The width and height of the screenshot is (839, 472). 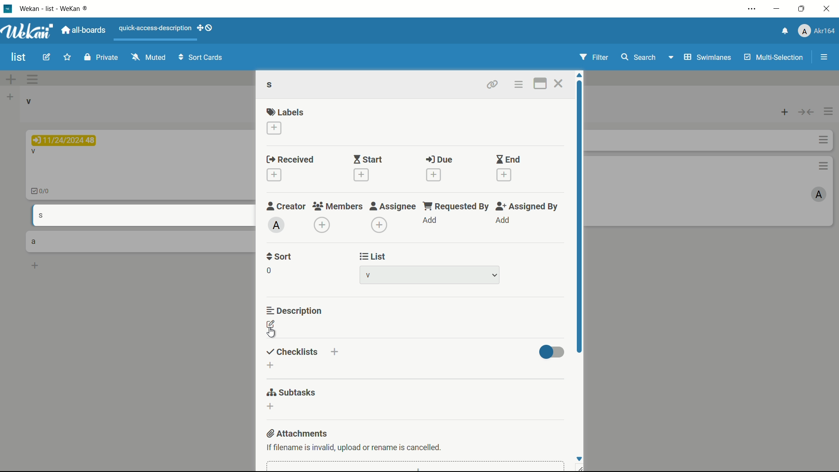 What do you see at coordinates (579, 215) in the screenshot?
I see `scroll bar` at bounding box center [579, 215].